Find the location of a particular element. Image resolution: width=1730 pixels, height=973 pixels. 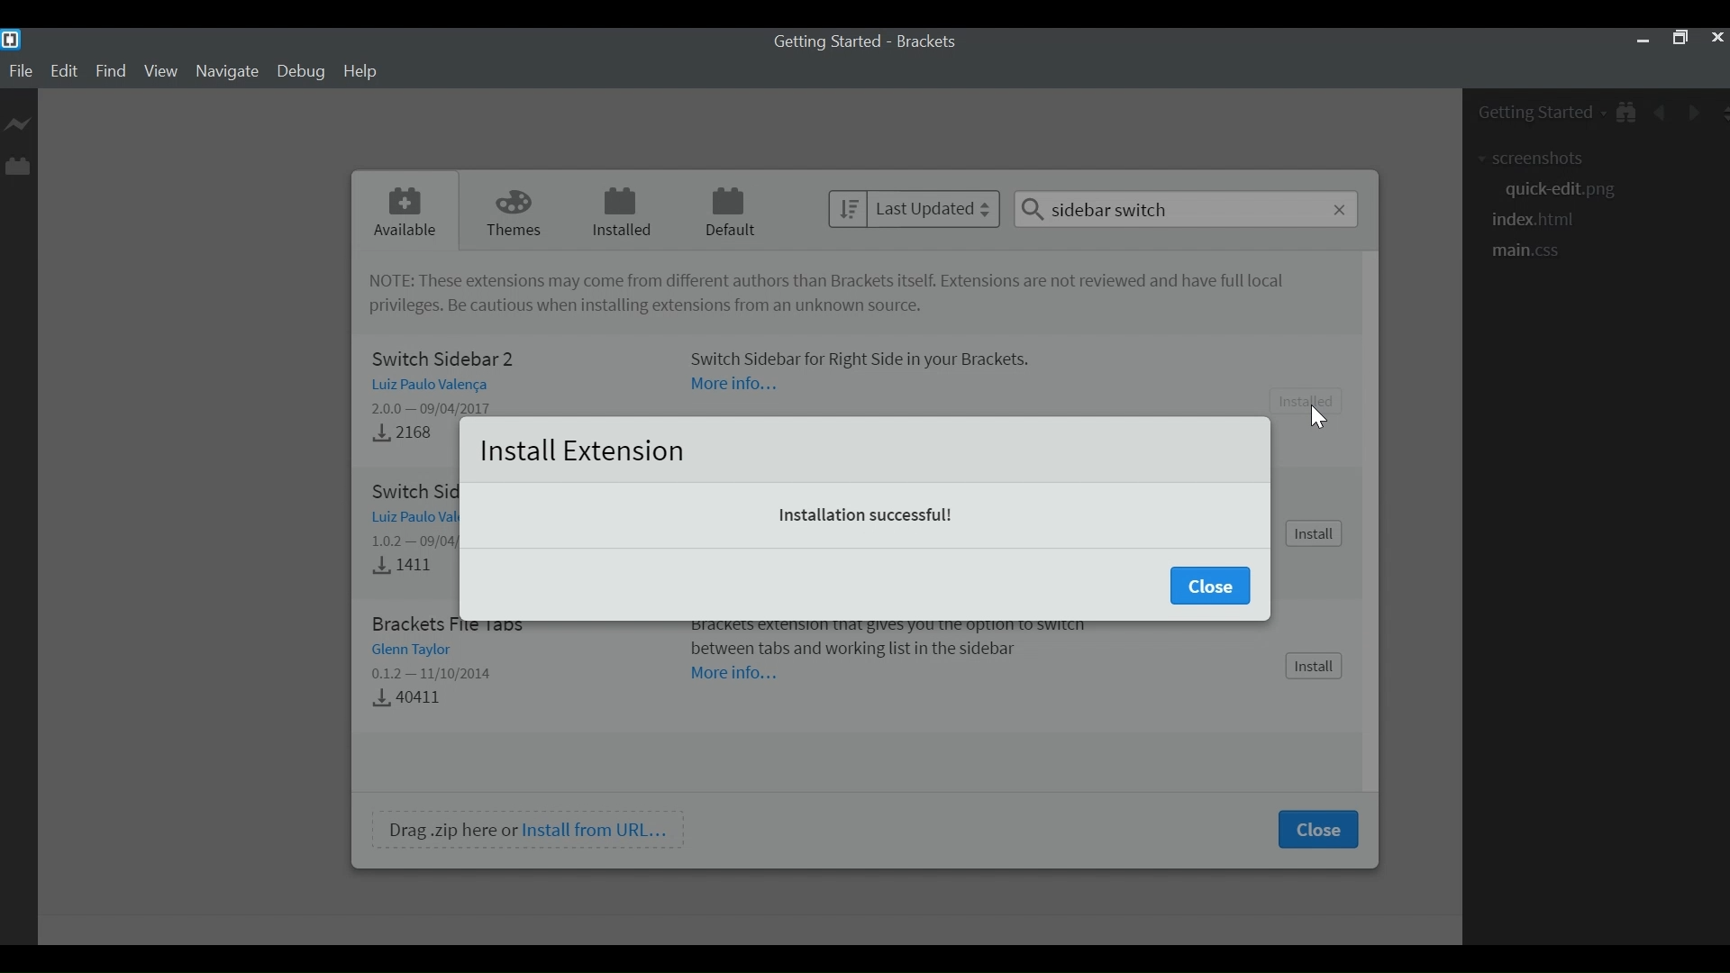

screenshot is located at coordinates (1537, 159).